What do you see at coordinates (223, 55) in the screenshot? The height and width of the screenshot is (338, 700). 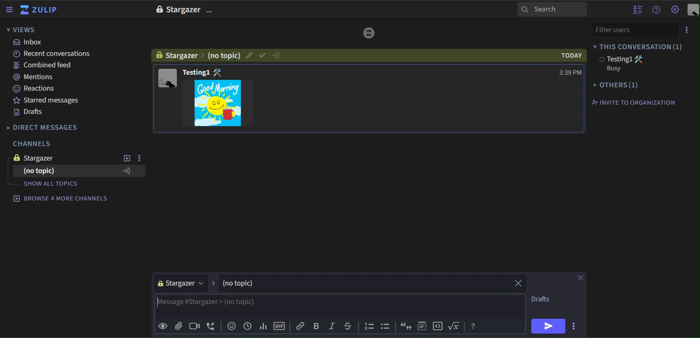 I see `no topic` at bounding box center [223, 55].